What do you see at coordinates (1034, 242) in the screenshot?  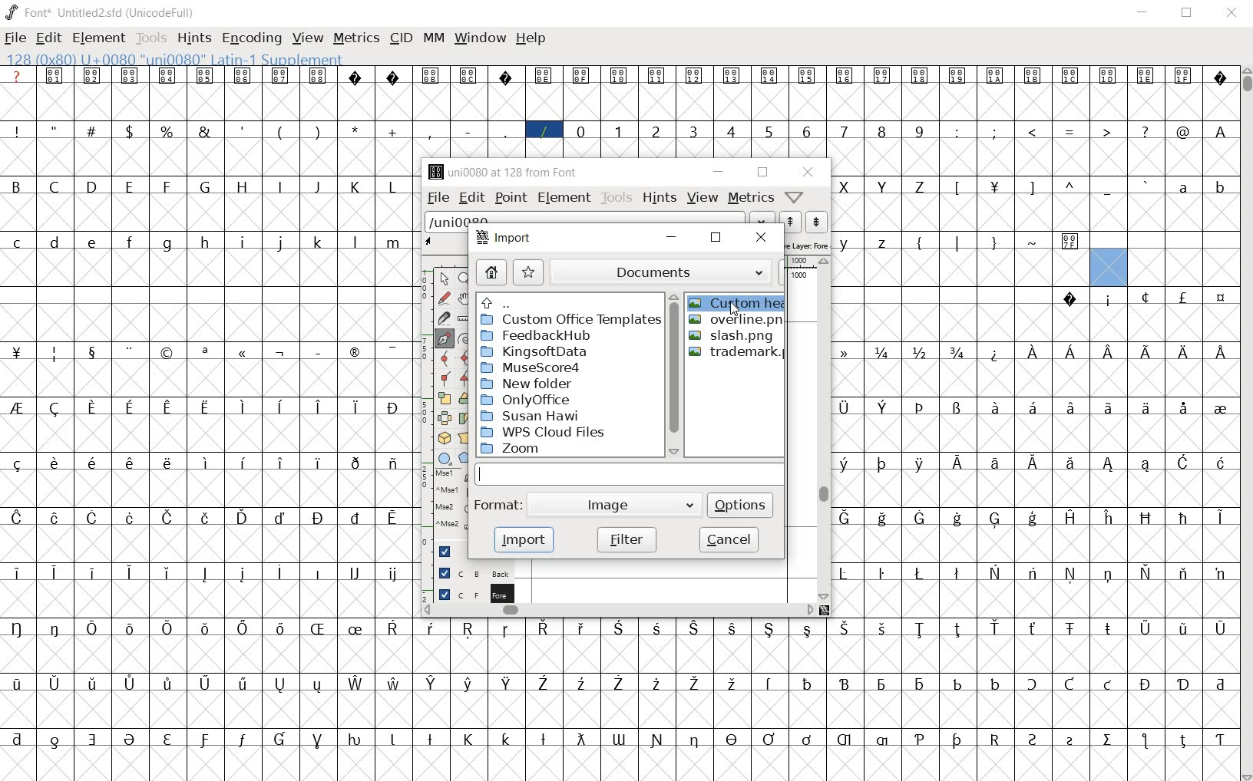 I see `glyph` at bounding box center [1034, 242].